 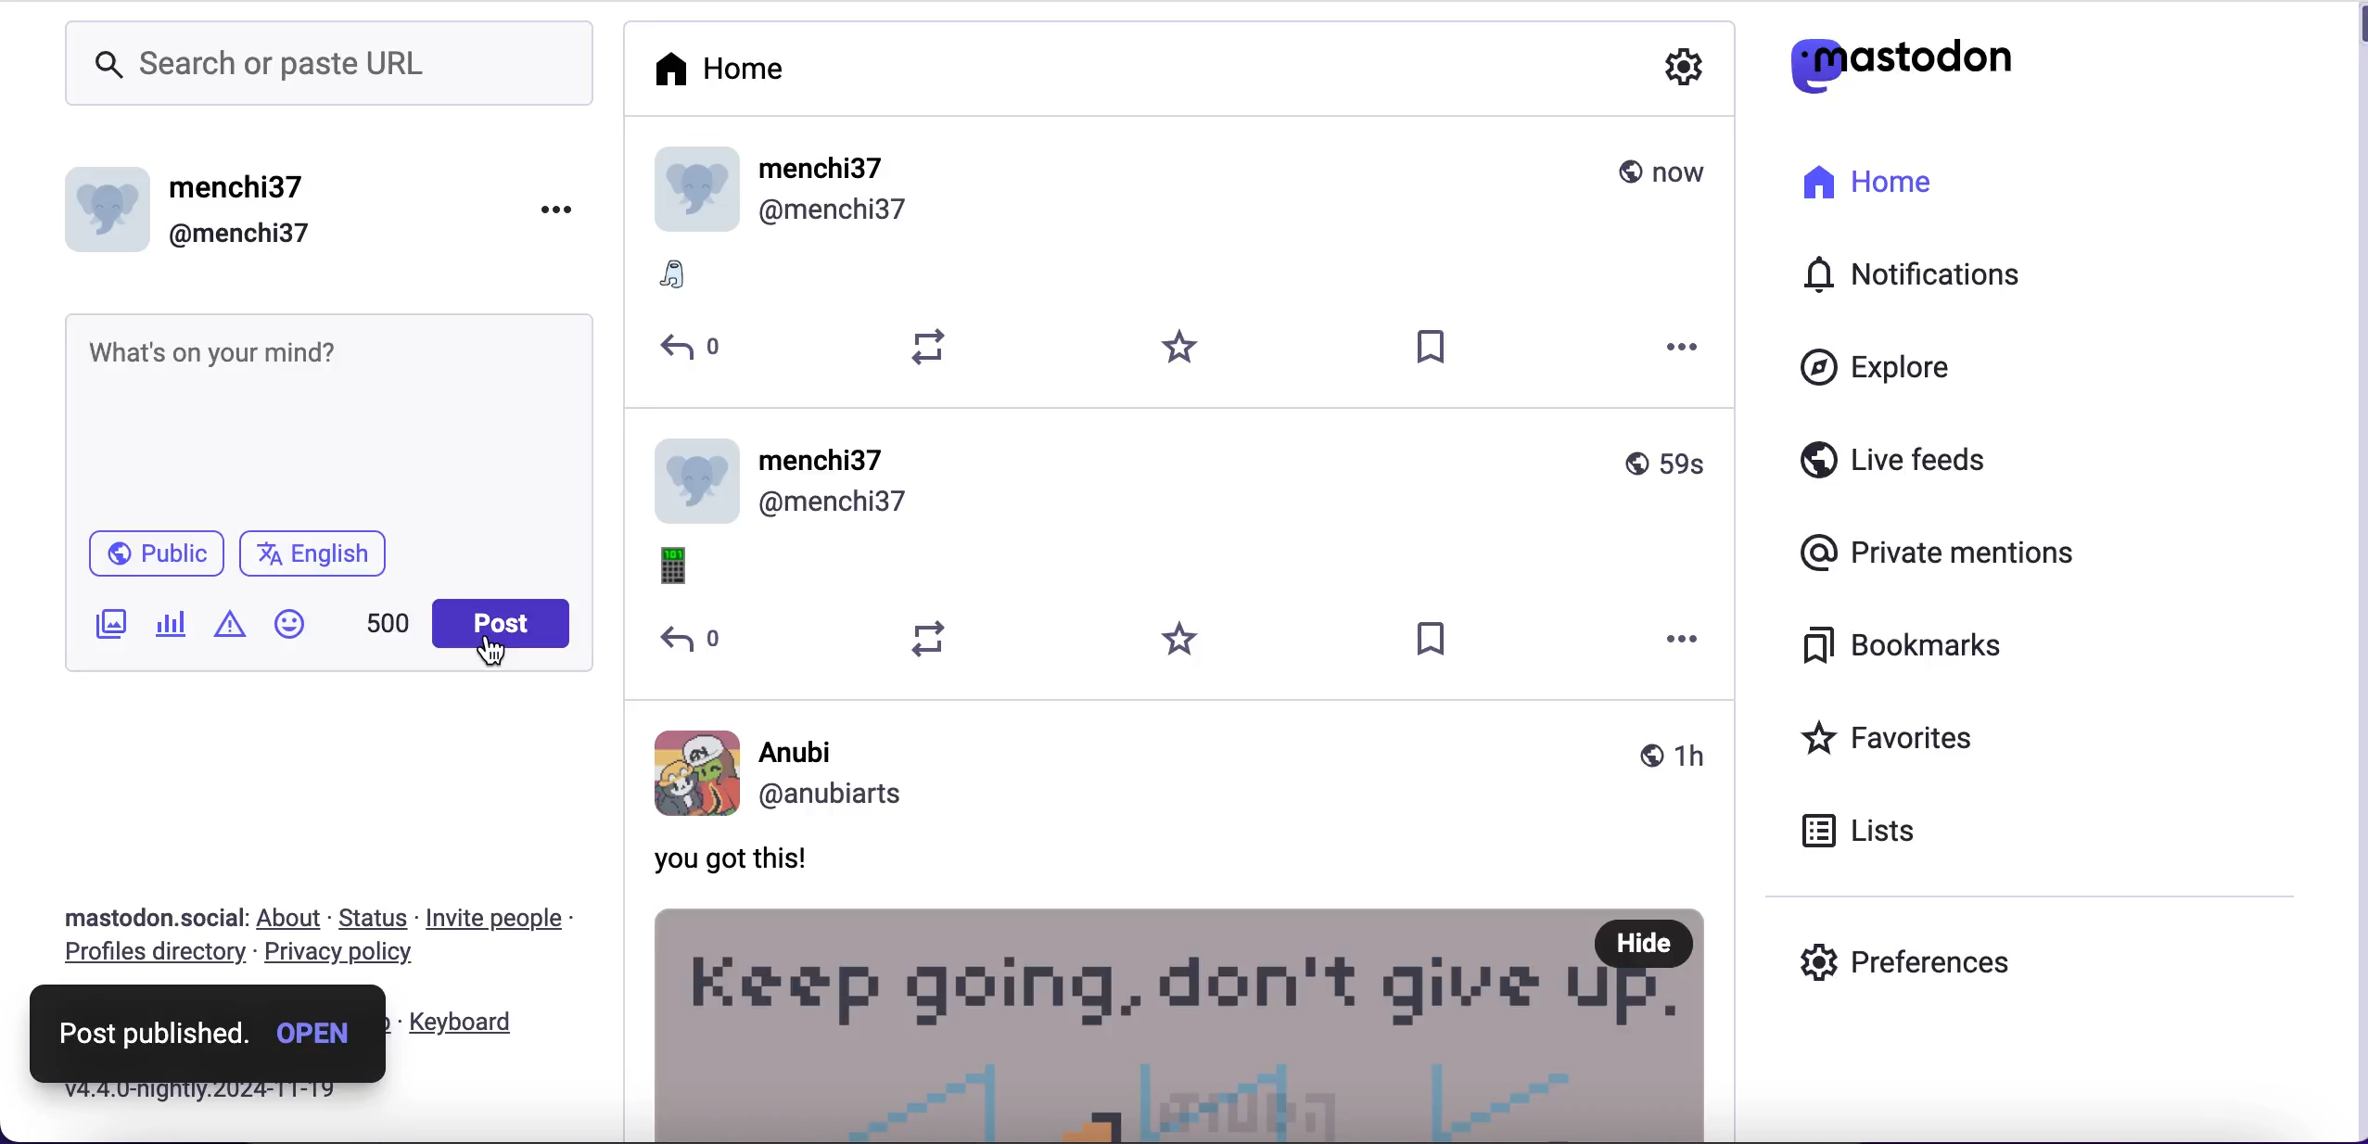 I want to click on retweet, so click(x=930, y=639).